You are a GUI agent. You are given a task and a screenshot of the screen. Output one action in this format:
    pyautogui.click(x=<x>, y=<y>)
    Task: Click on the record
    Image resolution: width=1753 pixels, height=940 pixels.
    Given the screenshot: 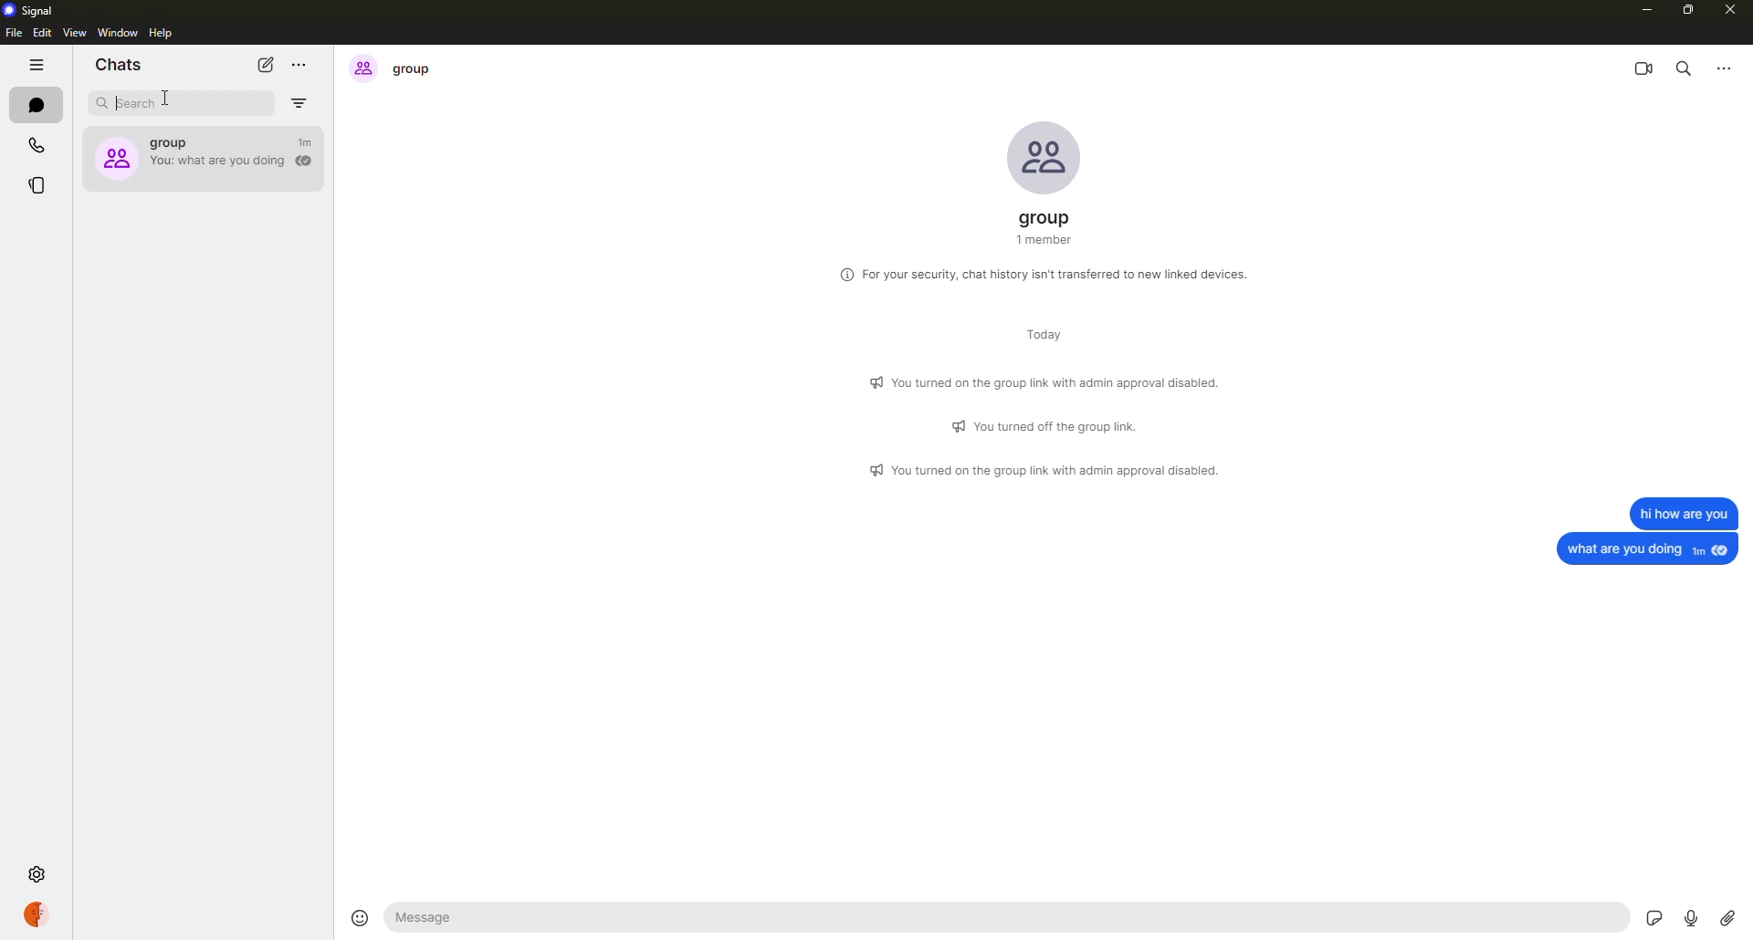 What is the action you would take?
    pyautogui.click(x=1691, y=915)
    